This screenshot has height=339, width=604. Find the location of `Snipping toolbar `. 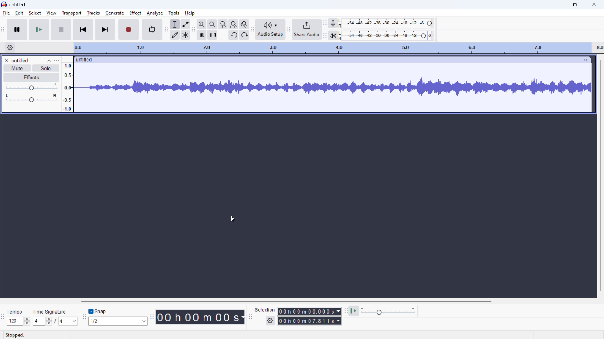

Snipping toolbar  is located at coordinates (84, 318).